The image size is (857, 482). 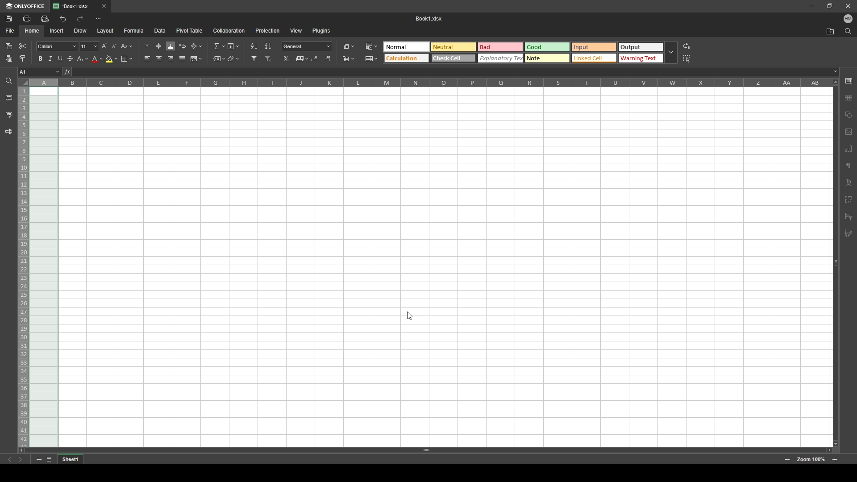 I want to click on close tab, so click(x=104, y=6).